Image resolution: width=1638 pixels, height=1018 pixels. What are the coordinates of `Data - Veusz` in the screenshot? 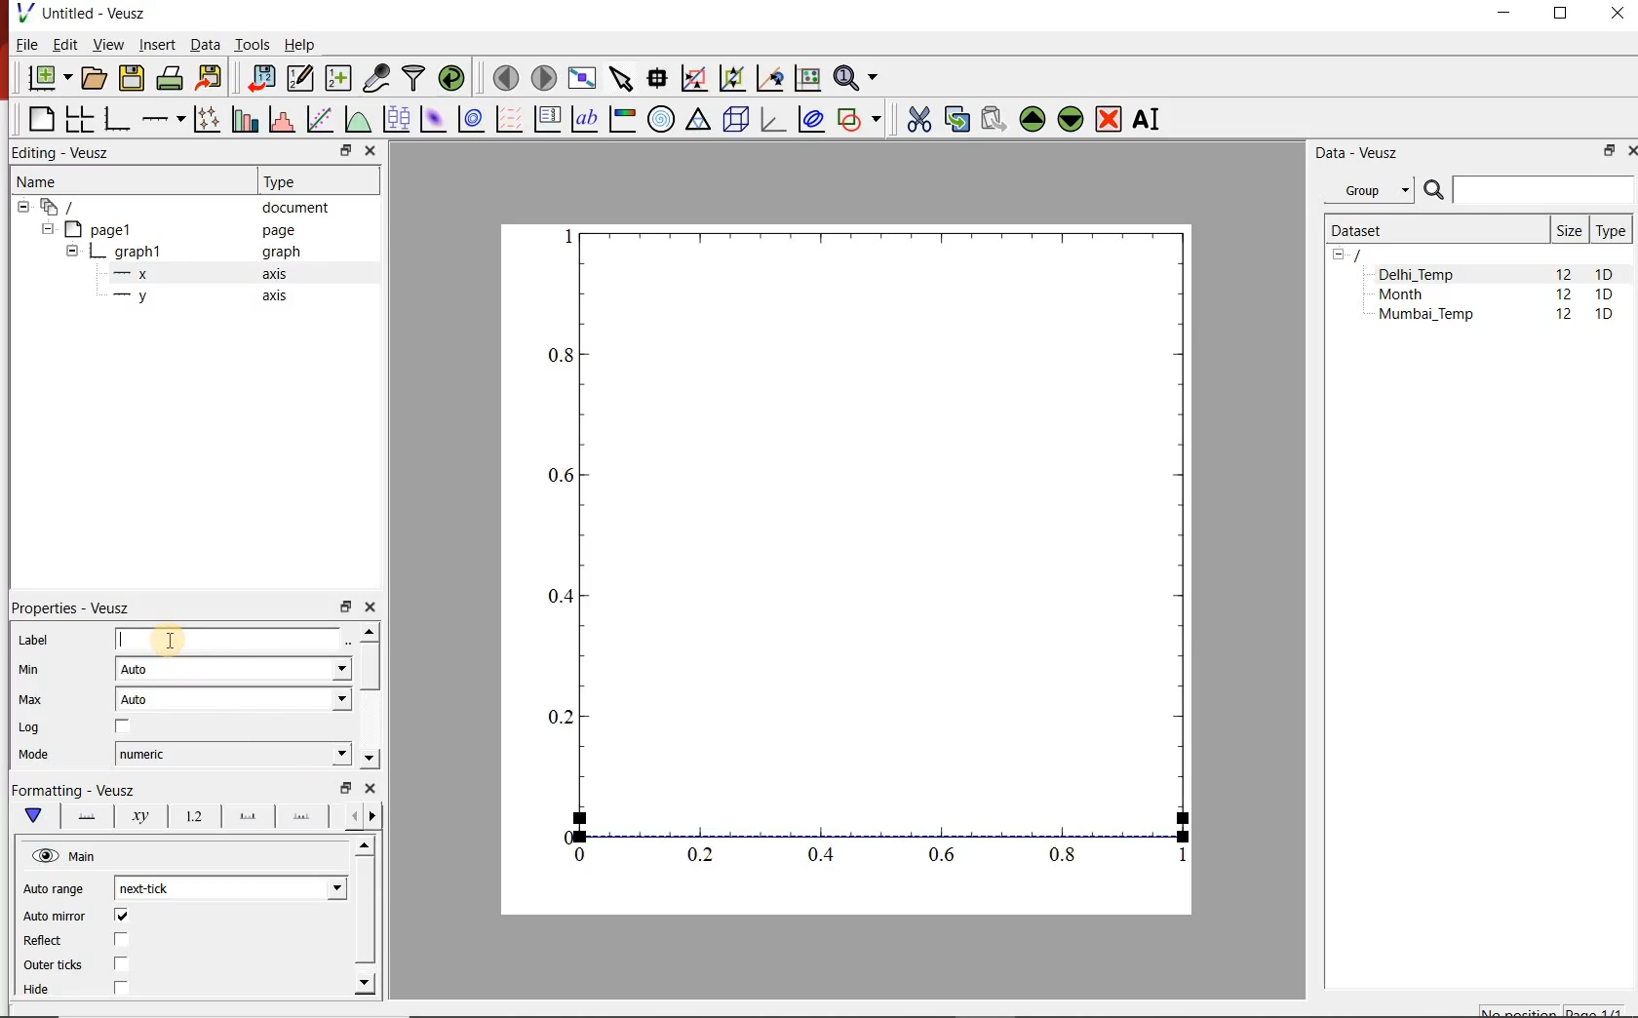 It's located at (1360, 153).